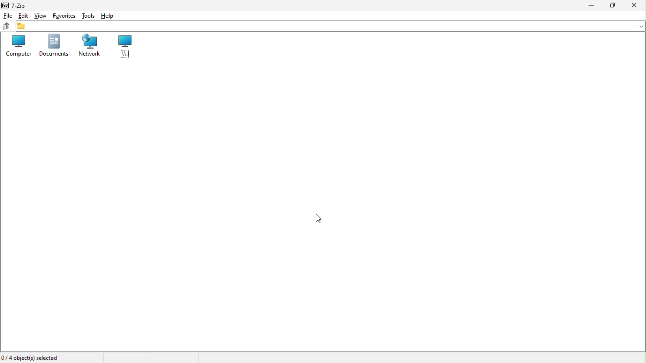 Image resolution: width=646 pixels, height=363 pixels. What do you see at coordinates (88, 15) in the screenshot?
I see `Tools` at bounding box center [88, 15].